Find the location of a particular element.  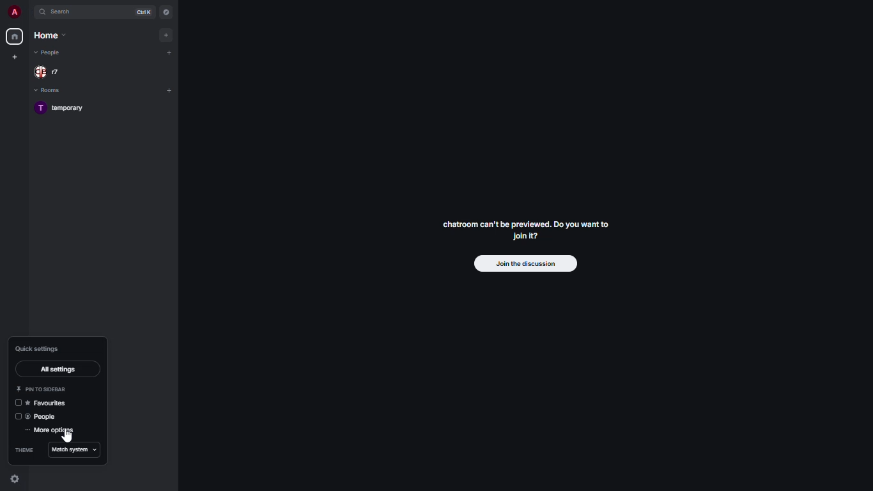

more settings is located at coordinates (50, 430).